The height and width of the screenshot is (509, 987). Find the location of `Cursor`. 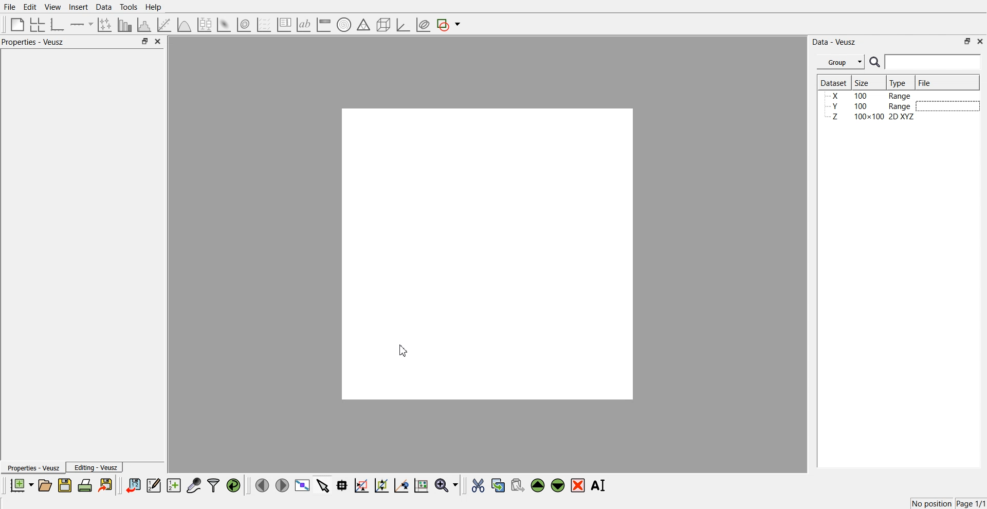

Cursor is located at coordinates (404, 350).